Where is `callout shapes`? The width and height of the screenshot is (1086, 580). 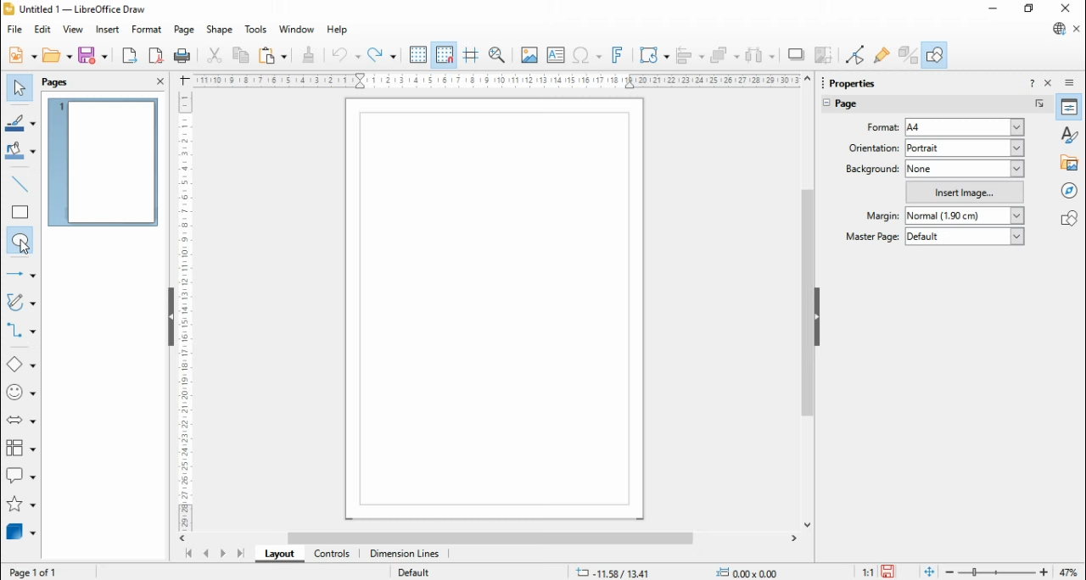
callout shapes is located at coordinates (22, 478).